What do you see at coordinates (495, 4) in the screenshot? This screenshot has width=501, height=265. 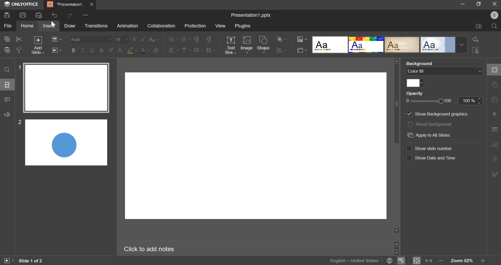 I see `exit` at bounding box center [495, 4].